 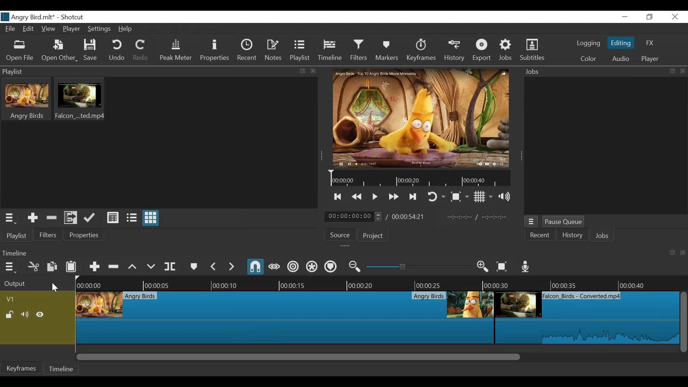 What do you see at coordinates (505, 197) in the screenshot?
I see `Show volume control` at bounding box center [505, 197].